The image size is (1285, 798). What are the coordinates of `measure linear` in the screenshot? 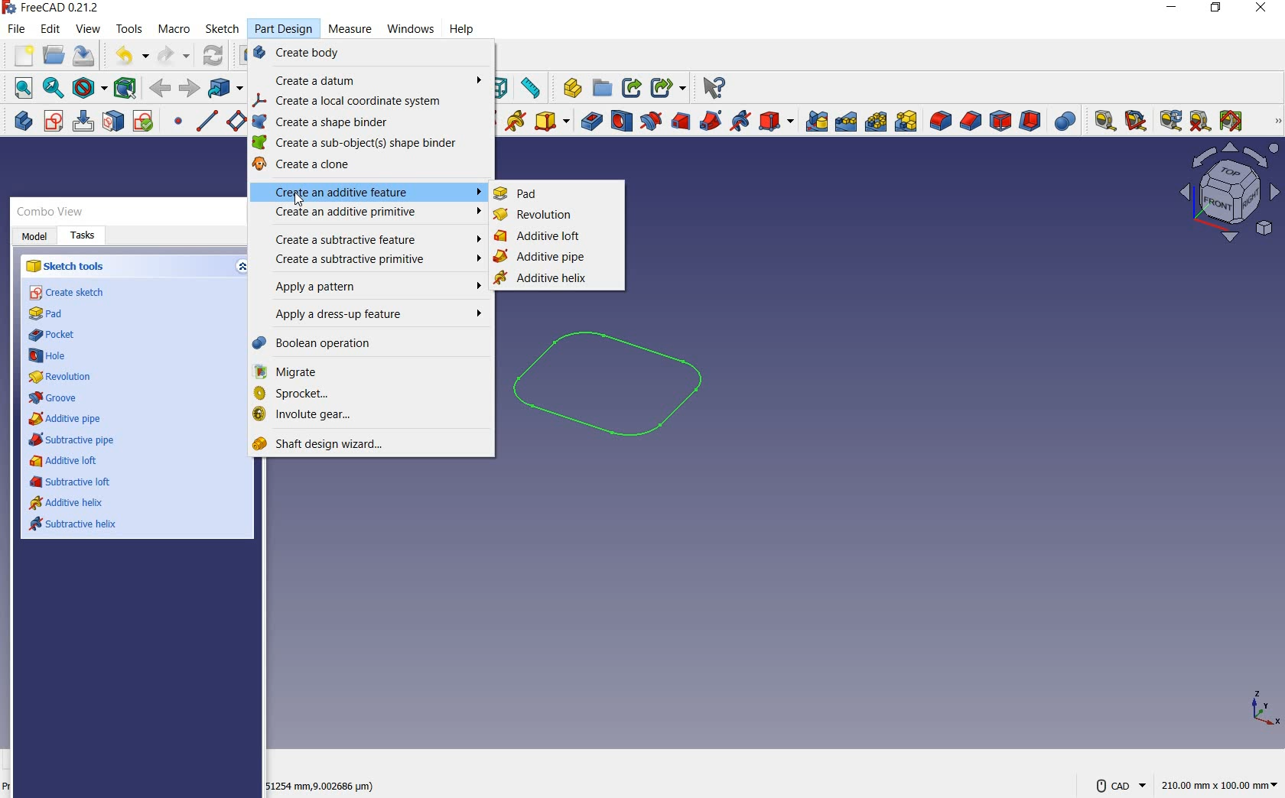 It's located at (1102, 120).